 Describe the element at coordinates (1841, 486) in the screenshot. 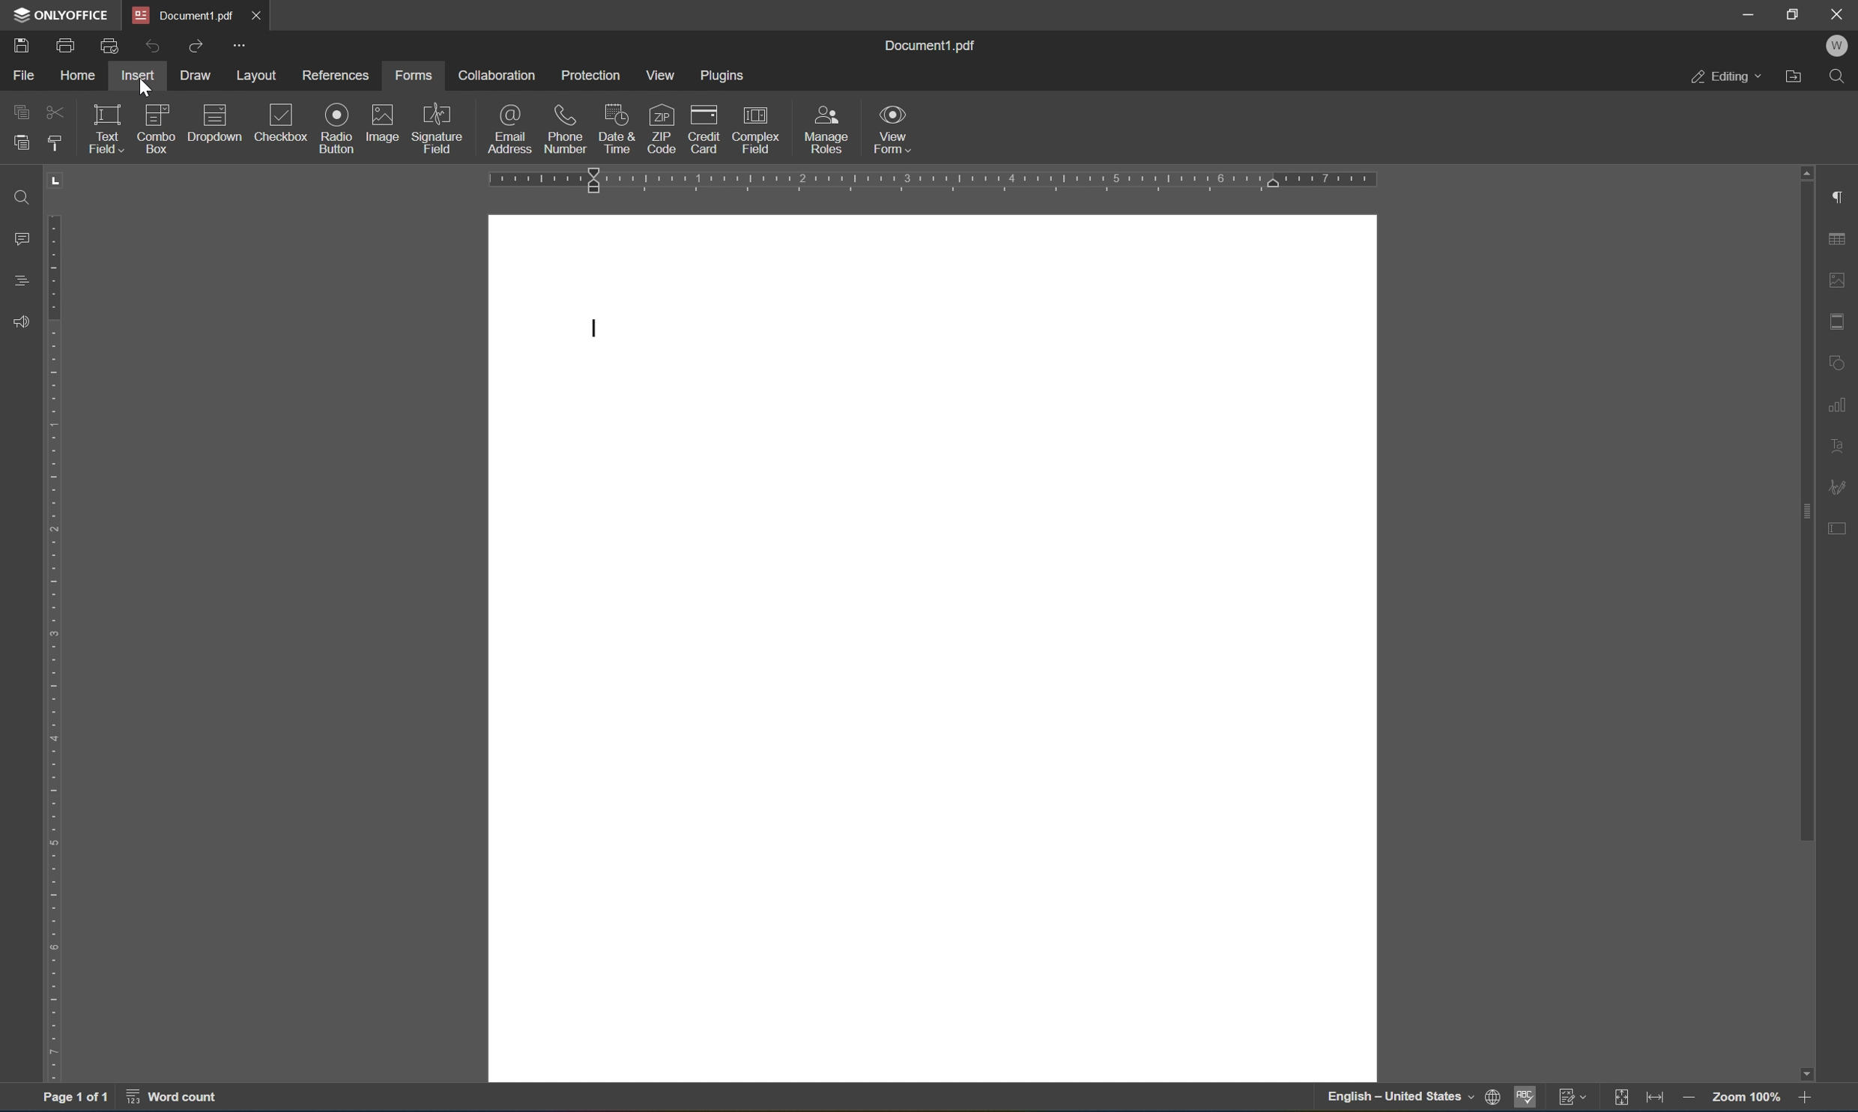

I see `signature settings` at that location.